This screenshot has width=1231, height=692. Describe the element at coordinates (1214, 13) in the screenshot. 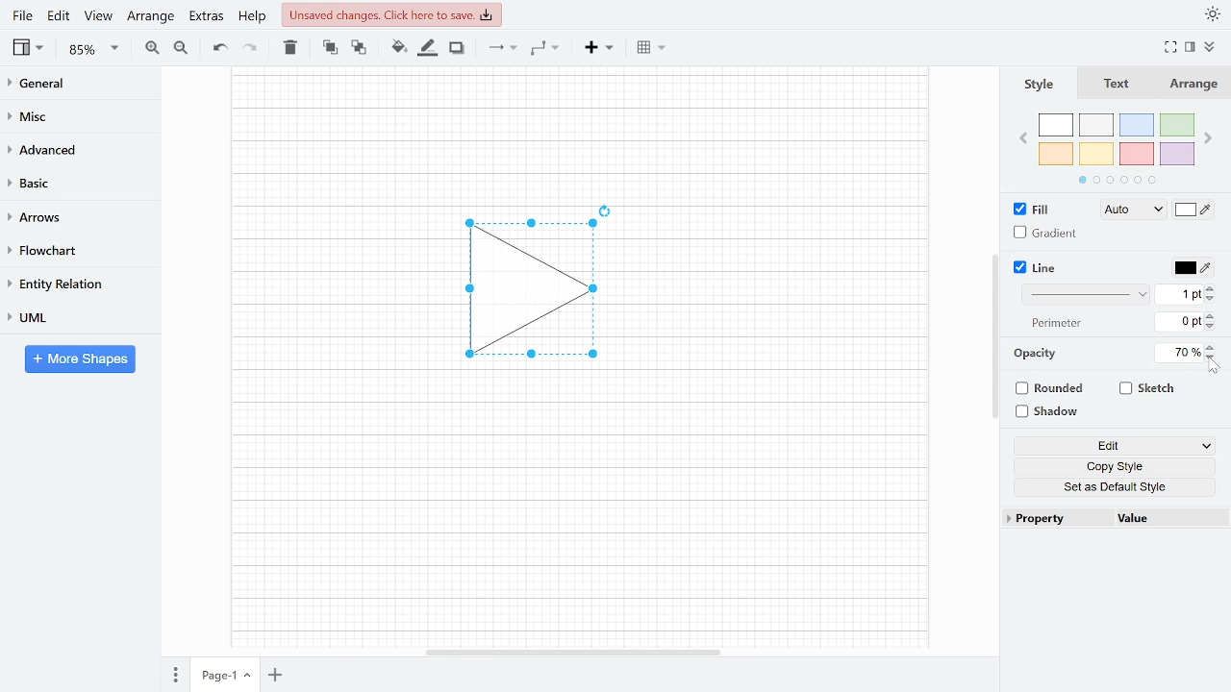

I see `Theme` at that location.